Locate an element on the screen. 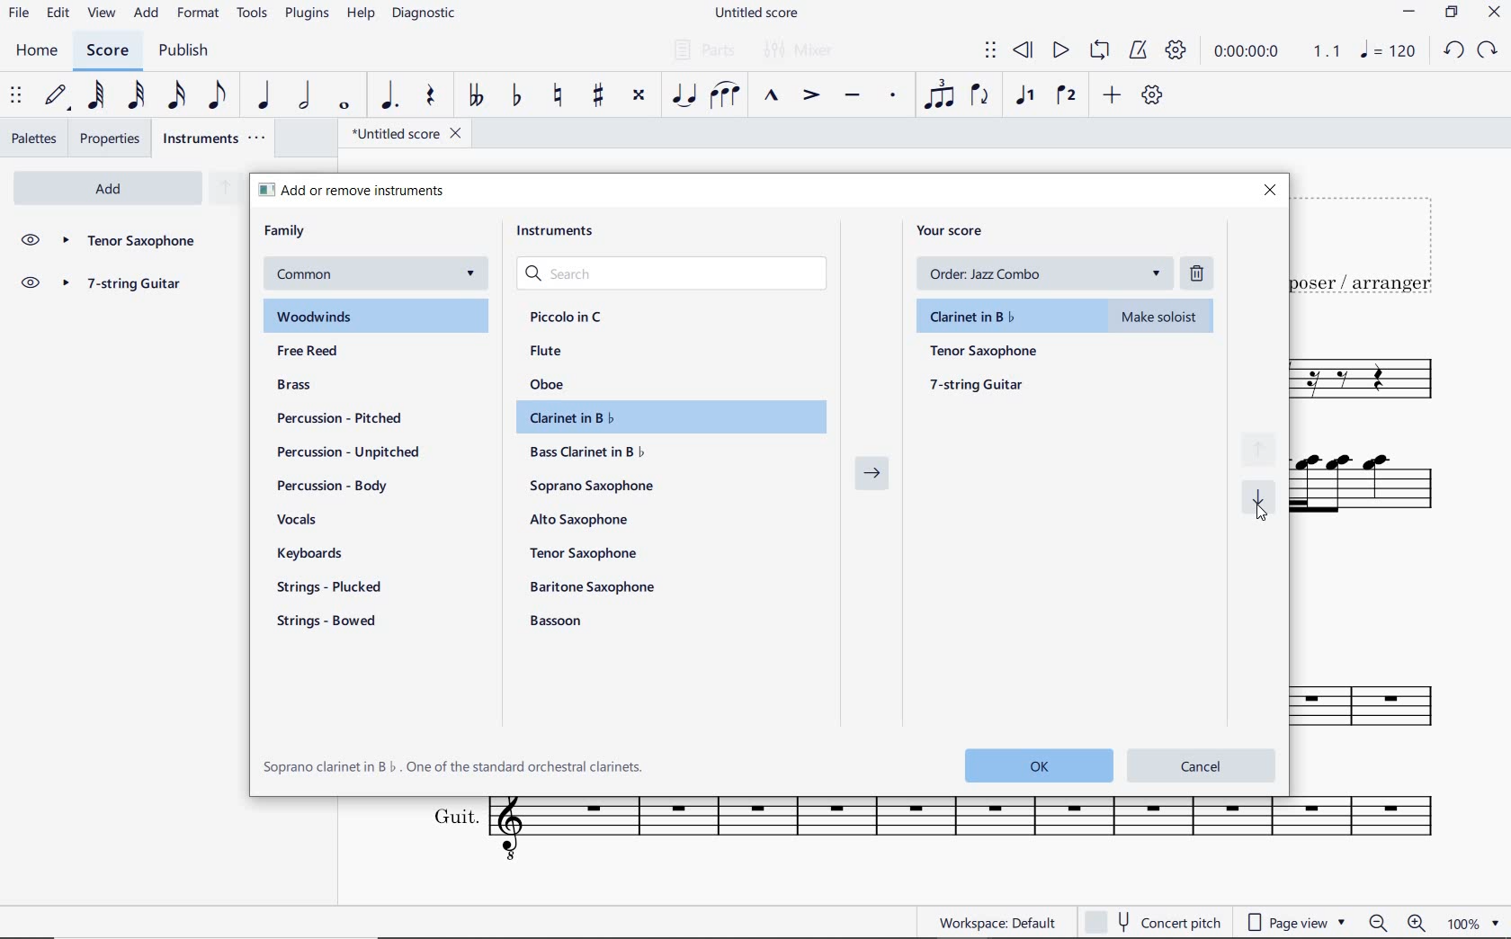  TOGGLE FLAT is located at coordinates (520, 94).